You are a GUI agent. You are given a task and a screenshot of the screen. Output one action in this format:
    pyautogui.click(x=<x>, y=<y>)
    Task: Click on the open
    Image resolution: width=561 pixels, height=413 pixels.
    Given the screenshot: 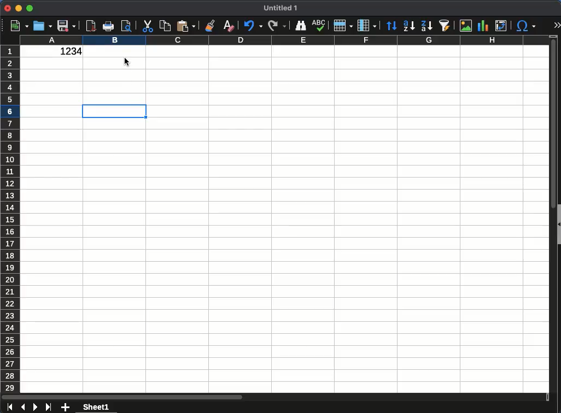 What is the action you would take?
    pyautogui.click(x=43, y=26)
    